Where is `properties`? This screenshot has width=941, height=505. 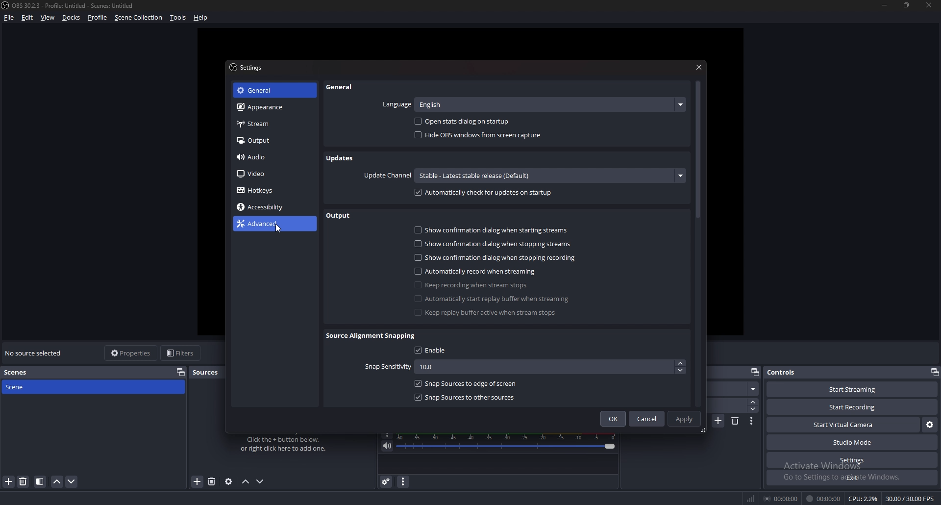
properties is located at coordinates (131, 353).